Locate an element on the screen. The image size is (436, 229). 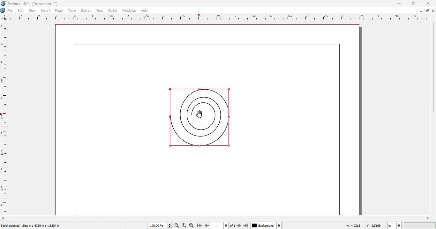
Insert is located at coordinates (47, 11).